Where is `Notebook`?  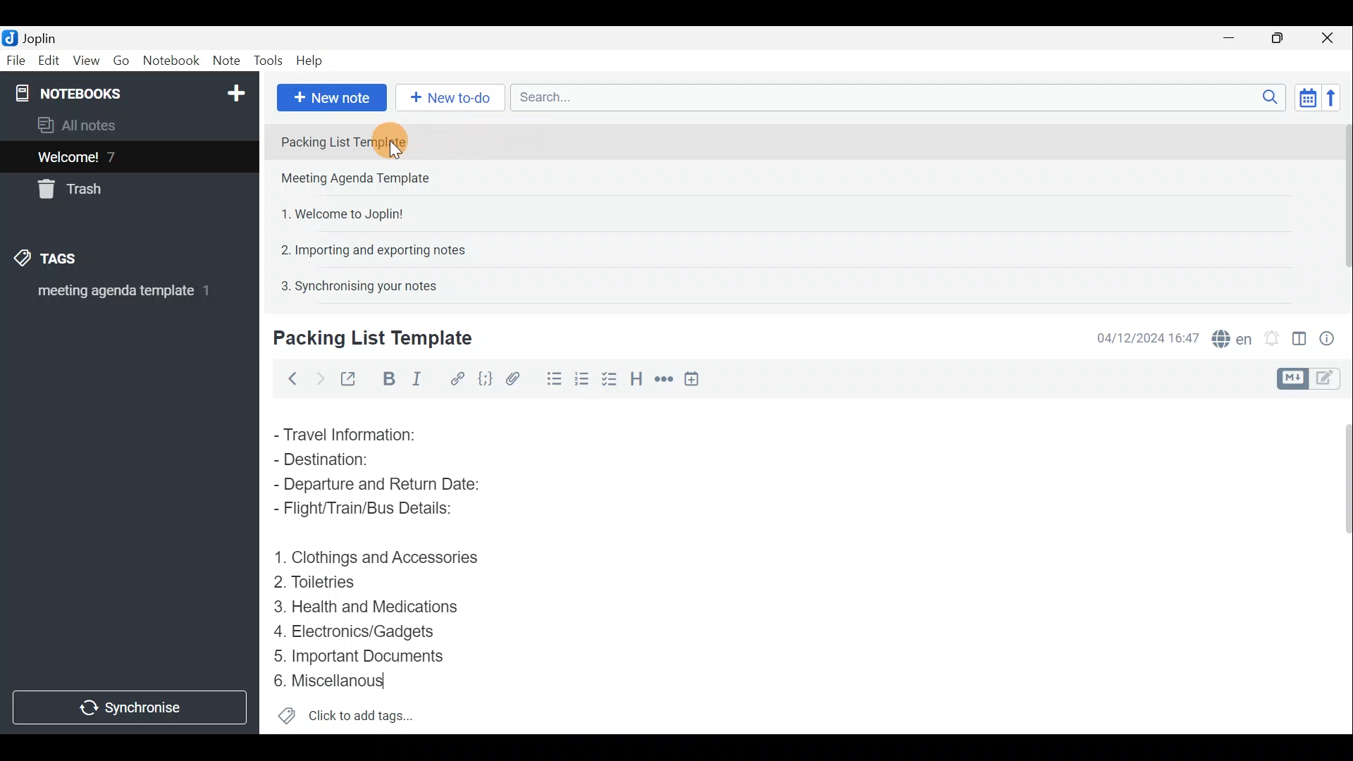
Notebook is located at coordinates (128, 92).